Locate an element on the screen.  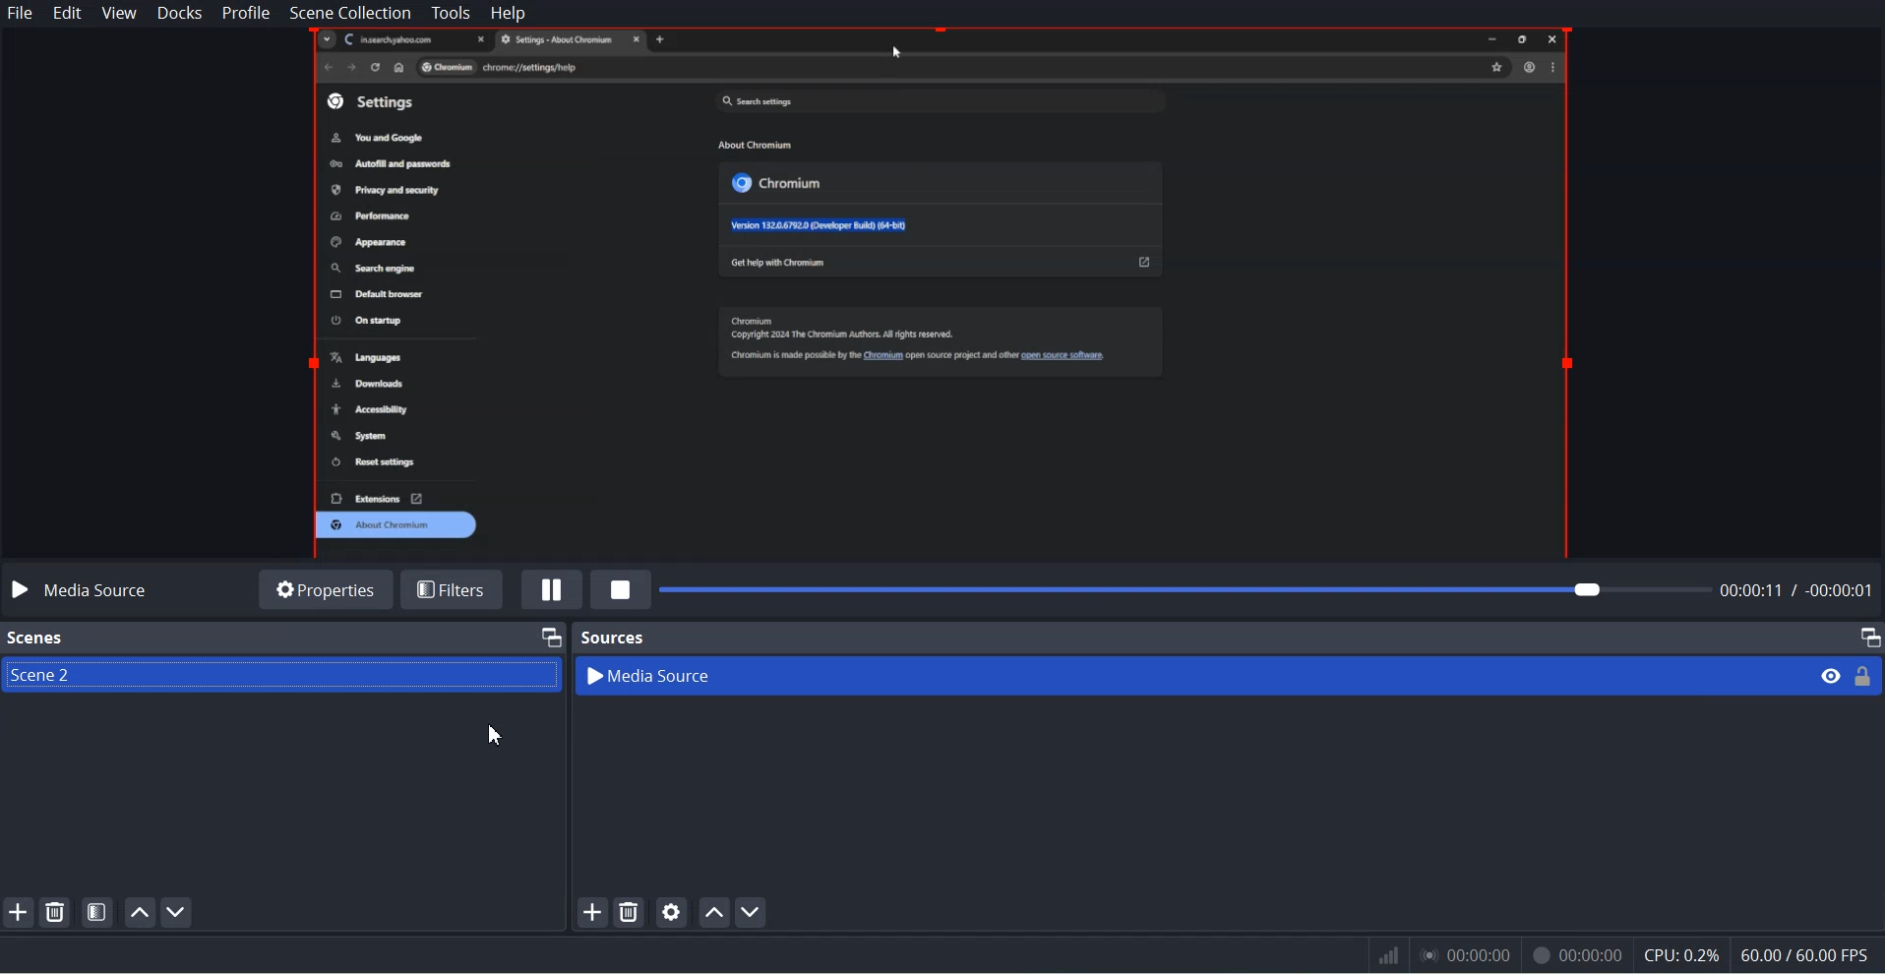
add source is located at coordinates (591, 912).